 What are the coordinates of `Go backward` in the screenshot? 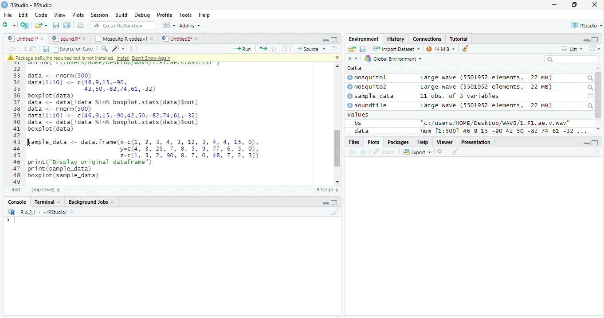 It's located at (352, 153).